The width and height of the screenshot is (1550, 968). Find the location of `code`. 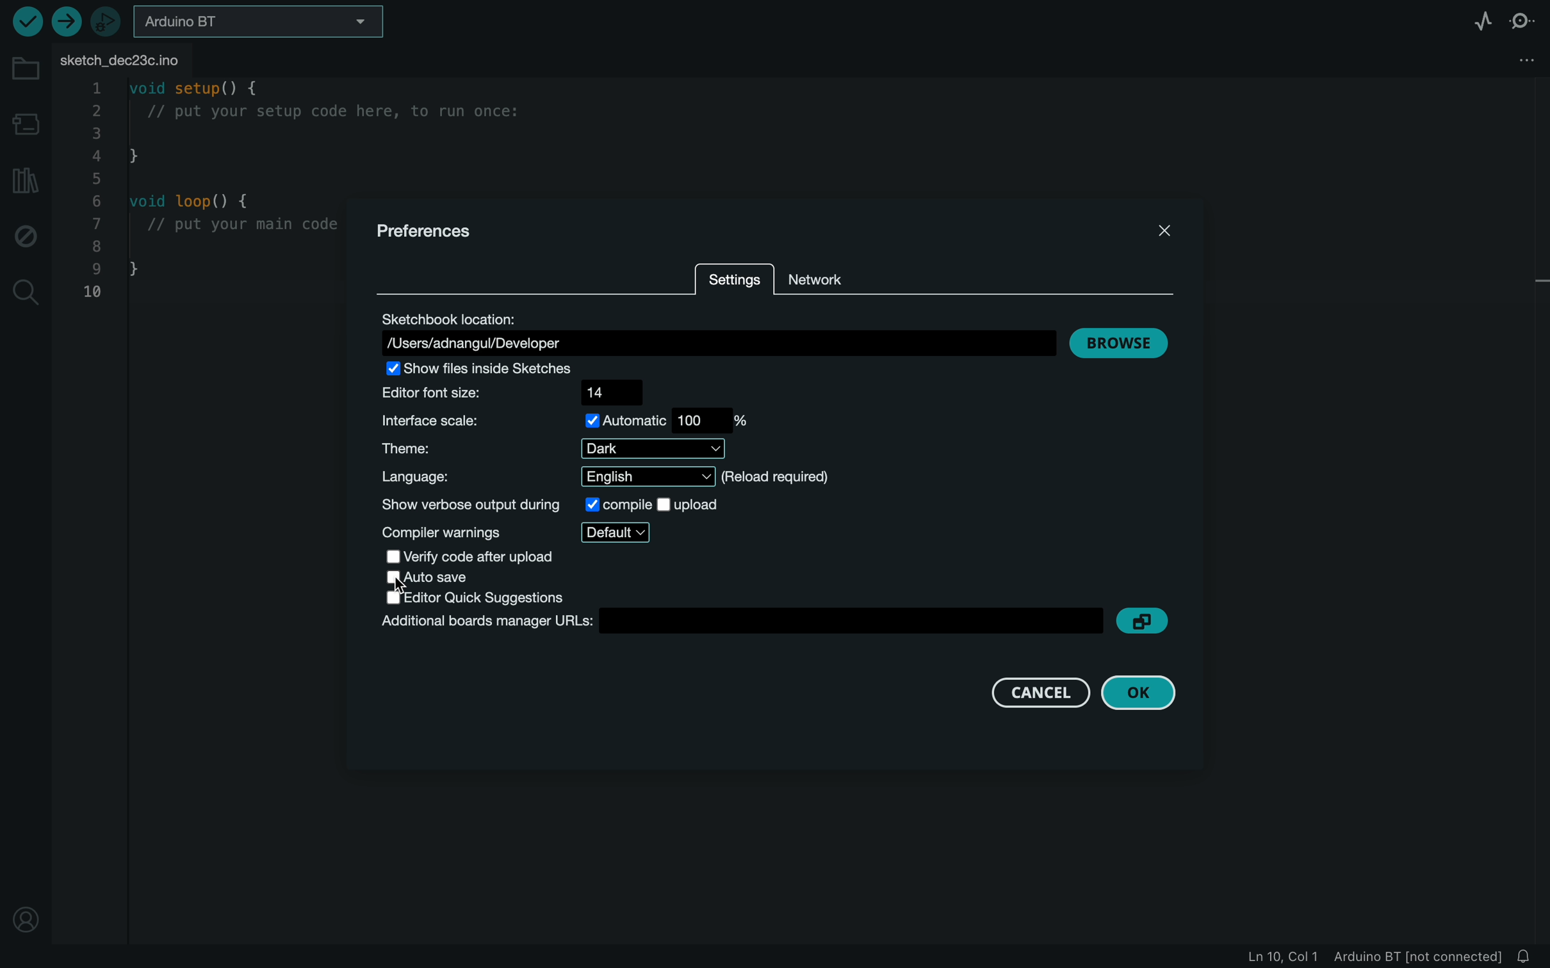

code is located at coordinates (208, 195).